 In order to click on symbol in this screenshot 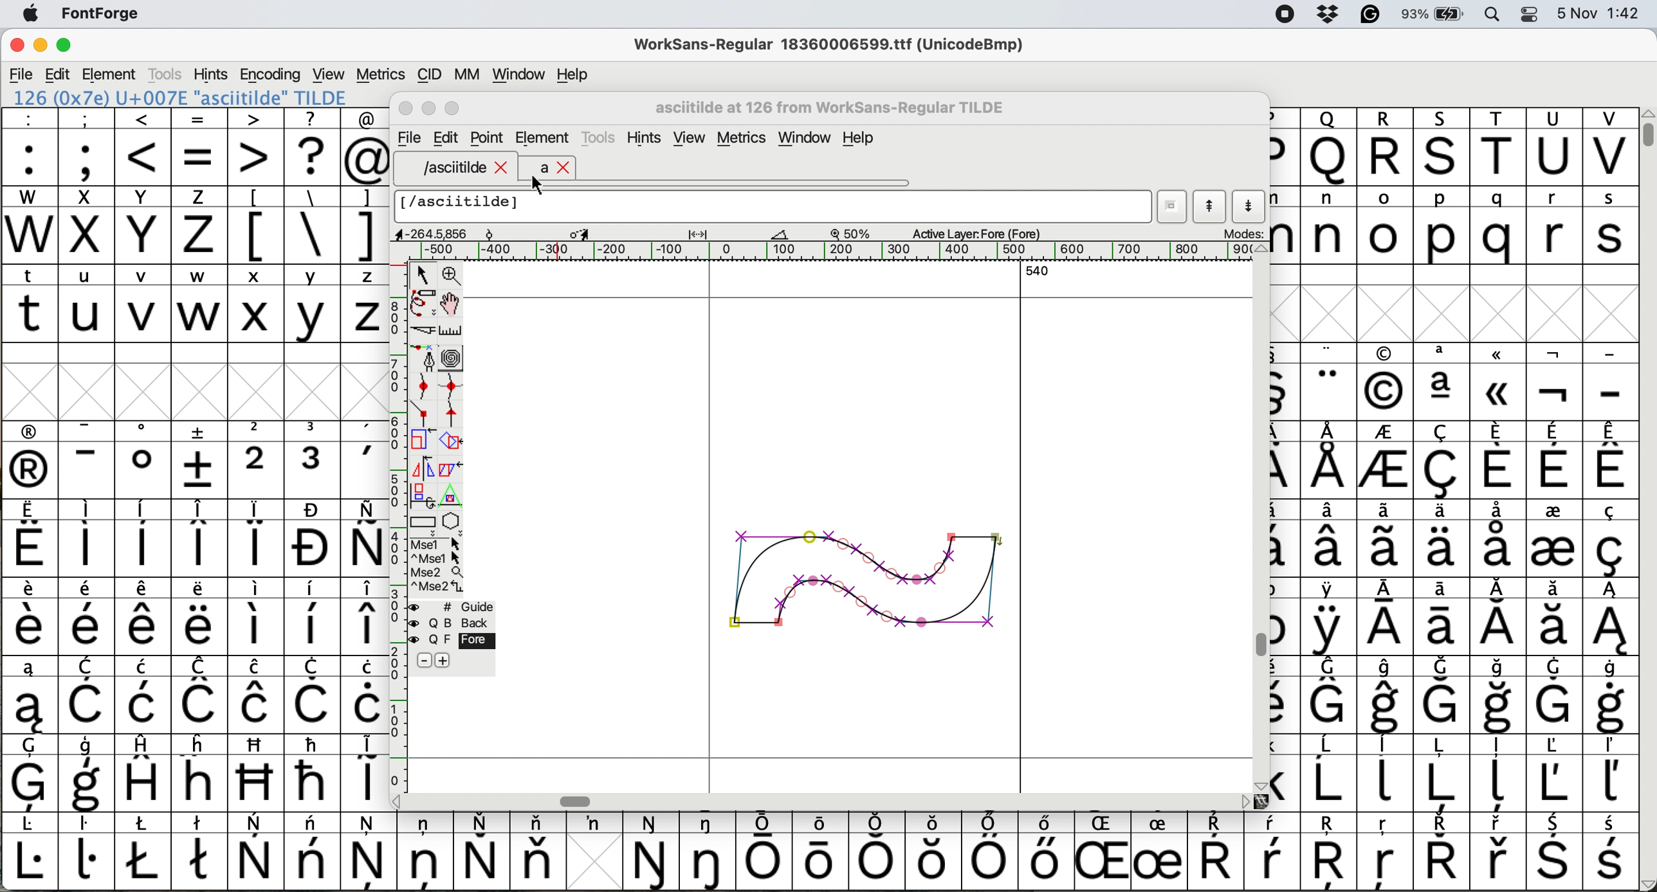, I will do `click(1043, 850)`.